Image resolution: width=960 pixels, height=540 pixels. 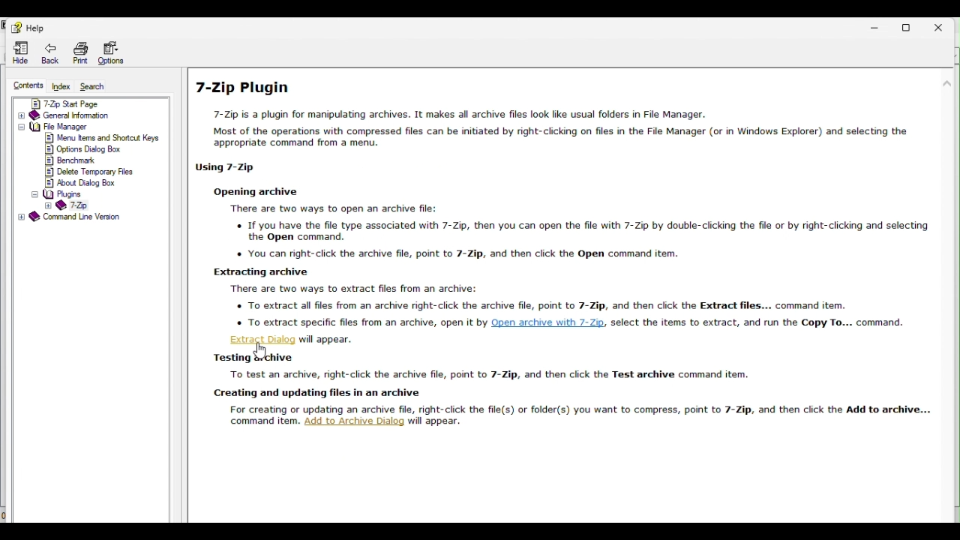 What do you see at coordinates (69, 217) in the screenshot?
I see `Command Line Version` at bounding box center [69, 217].